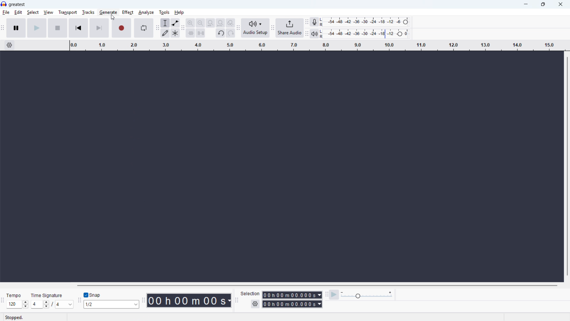 This screenshot has width=570, height=321. What do you see at coordinates (179, 12) in the screenshot?
I see `help` at bounding box center [179, 12].